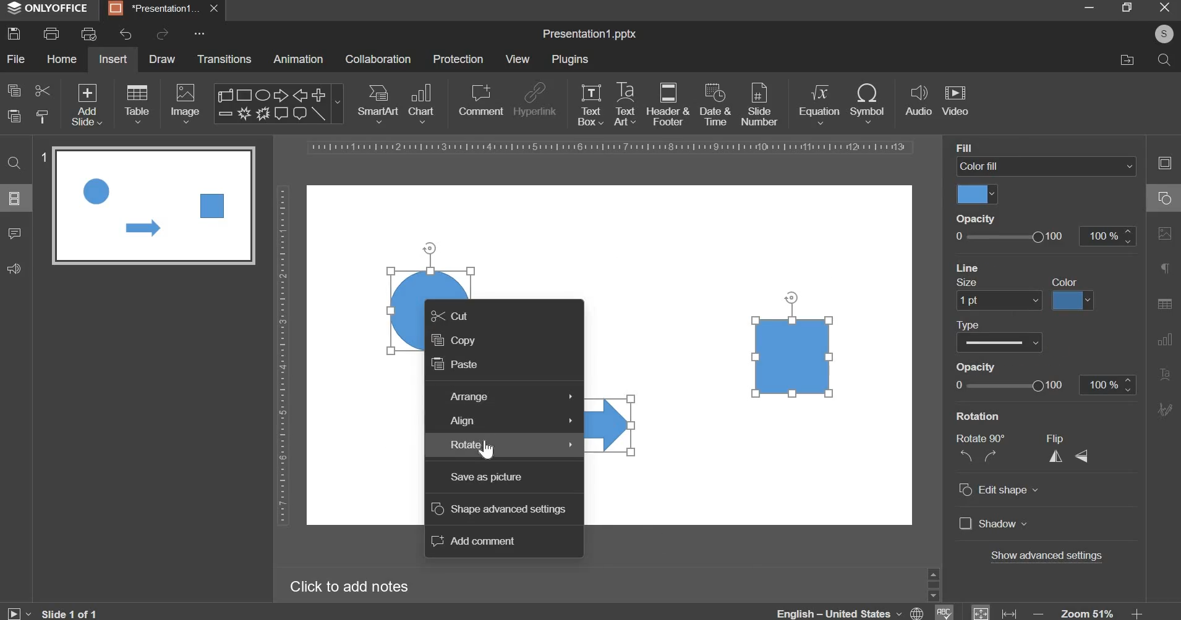  I want to click on color fill, so click(976, 194).